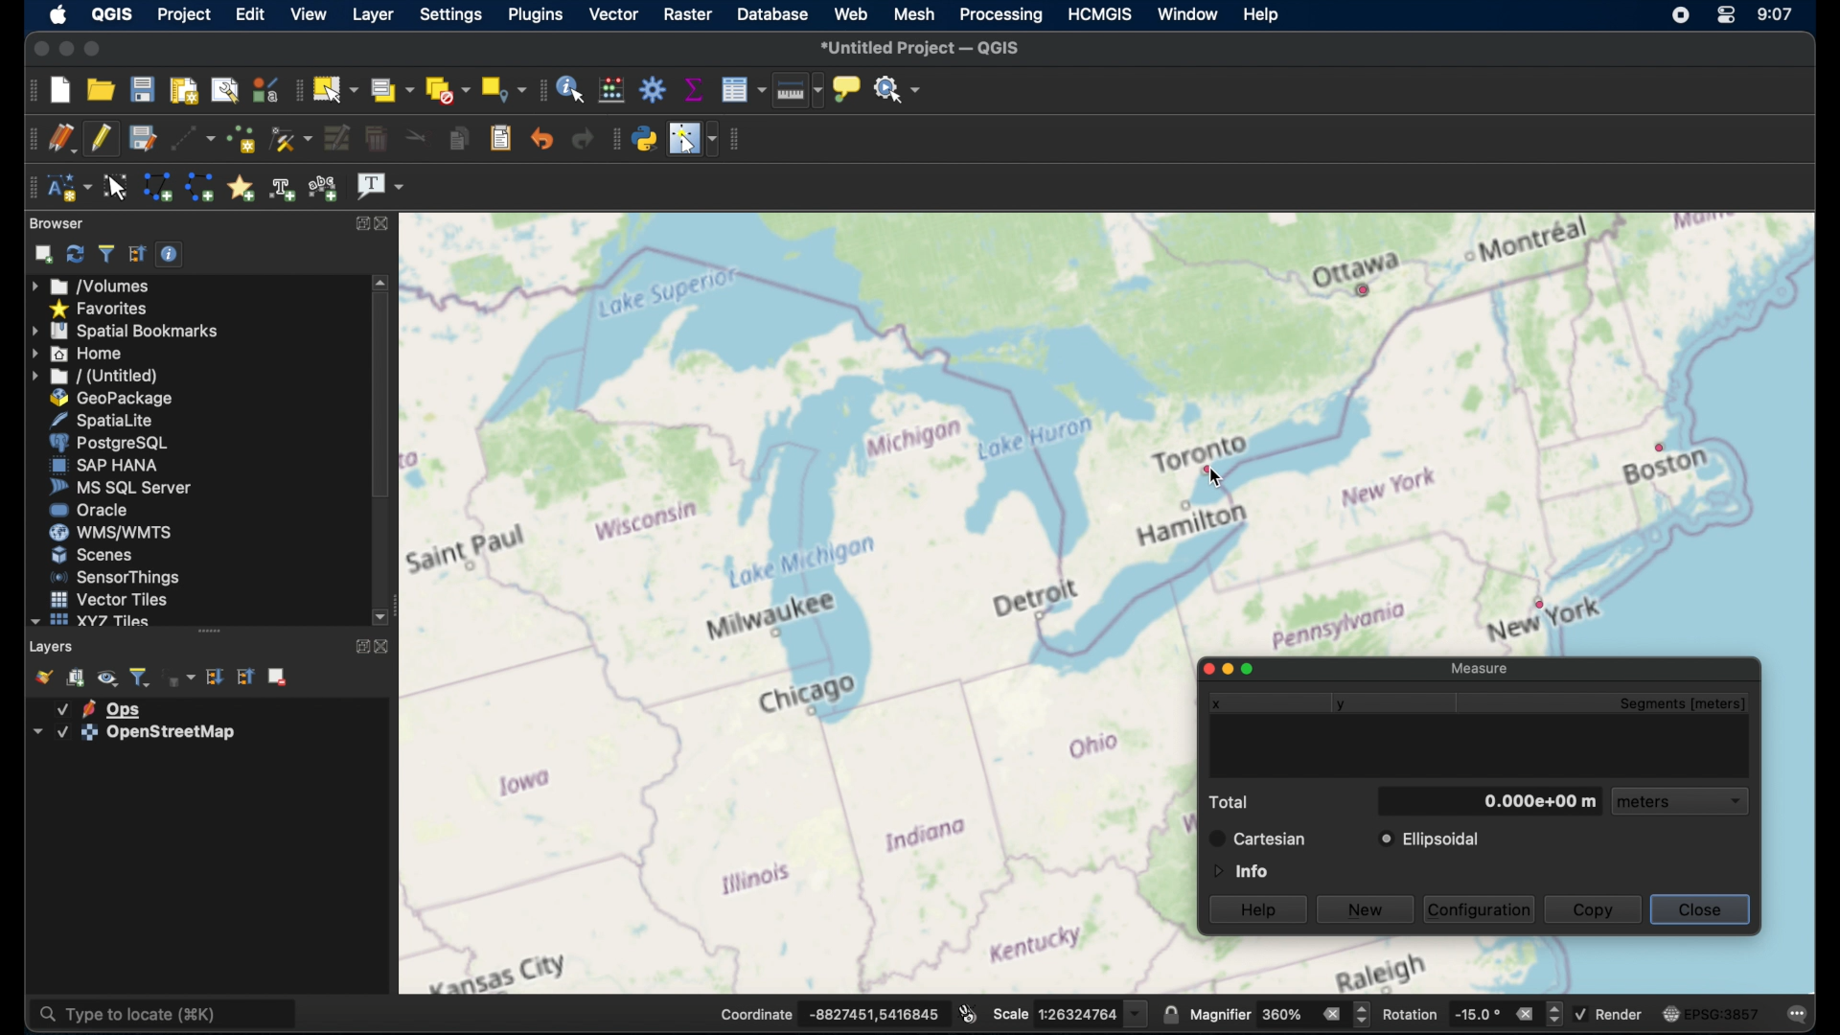 The image size is (1840, 1035). I want to click on total, so click(1228, 802).